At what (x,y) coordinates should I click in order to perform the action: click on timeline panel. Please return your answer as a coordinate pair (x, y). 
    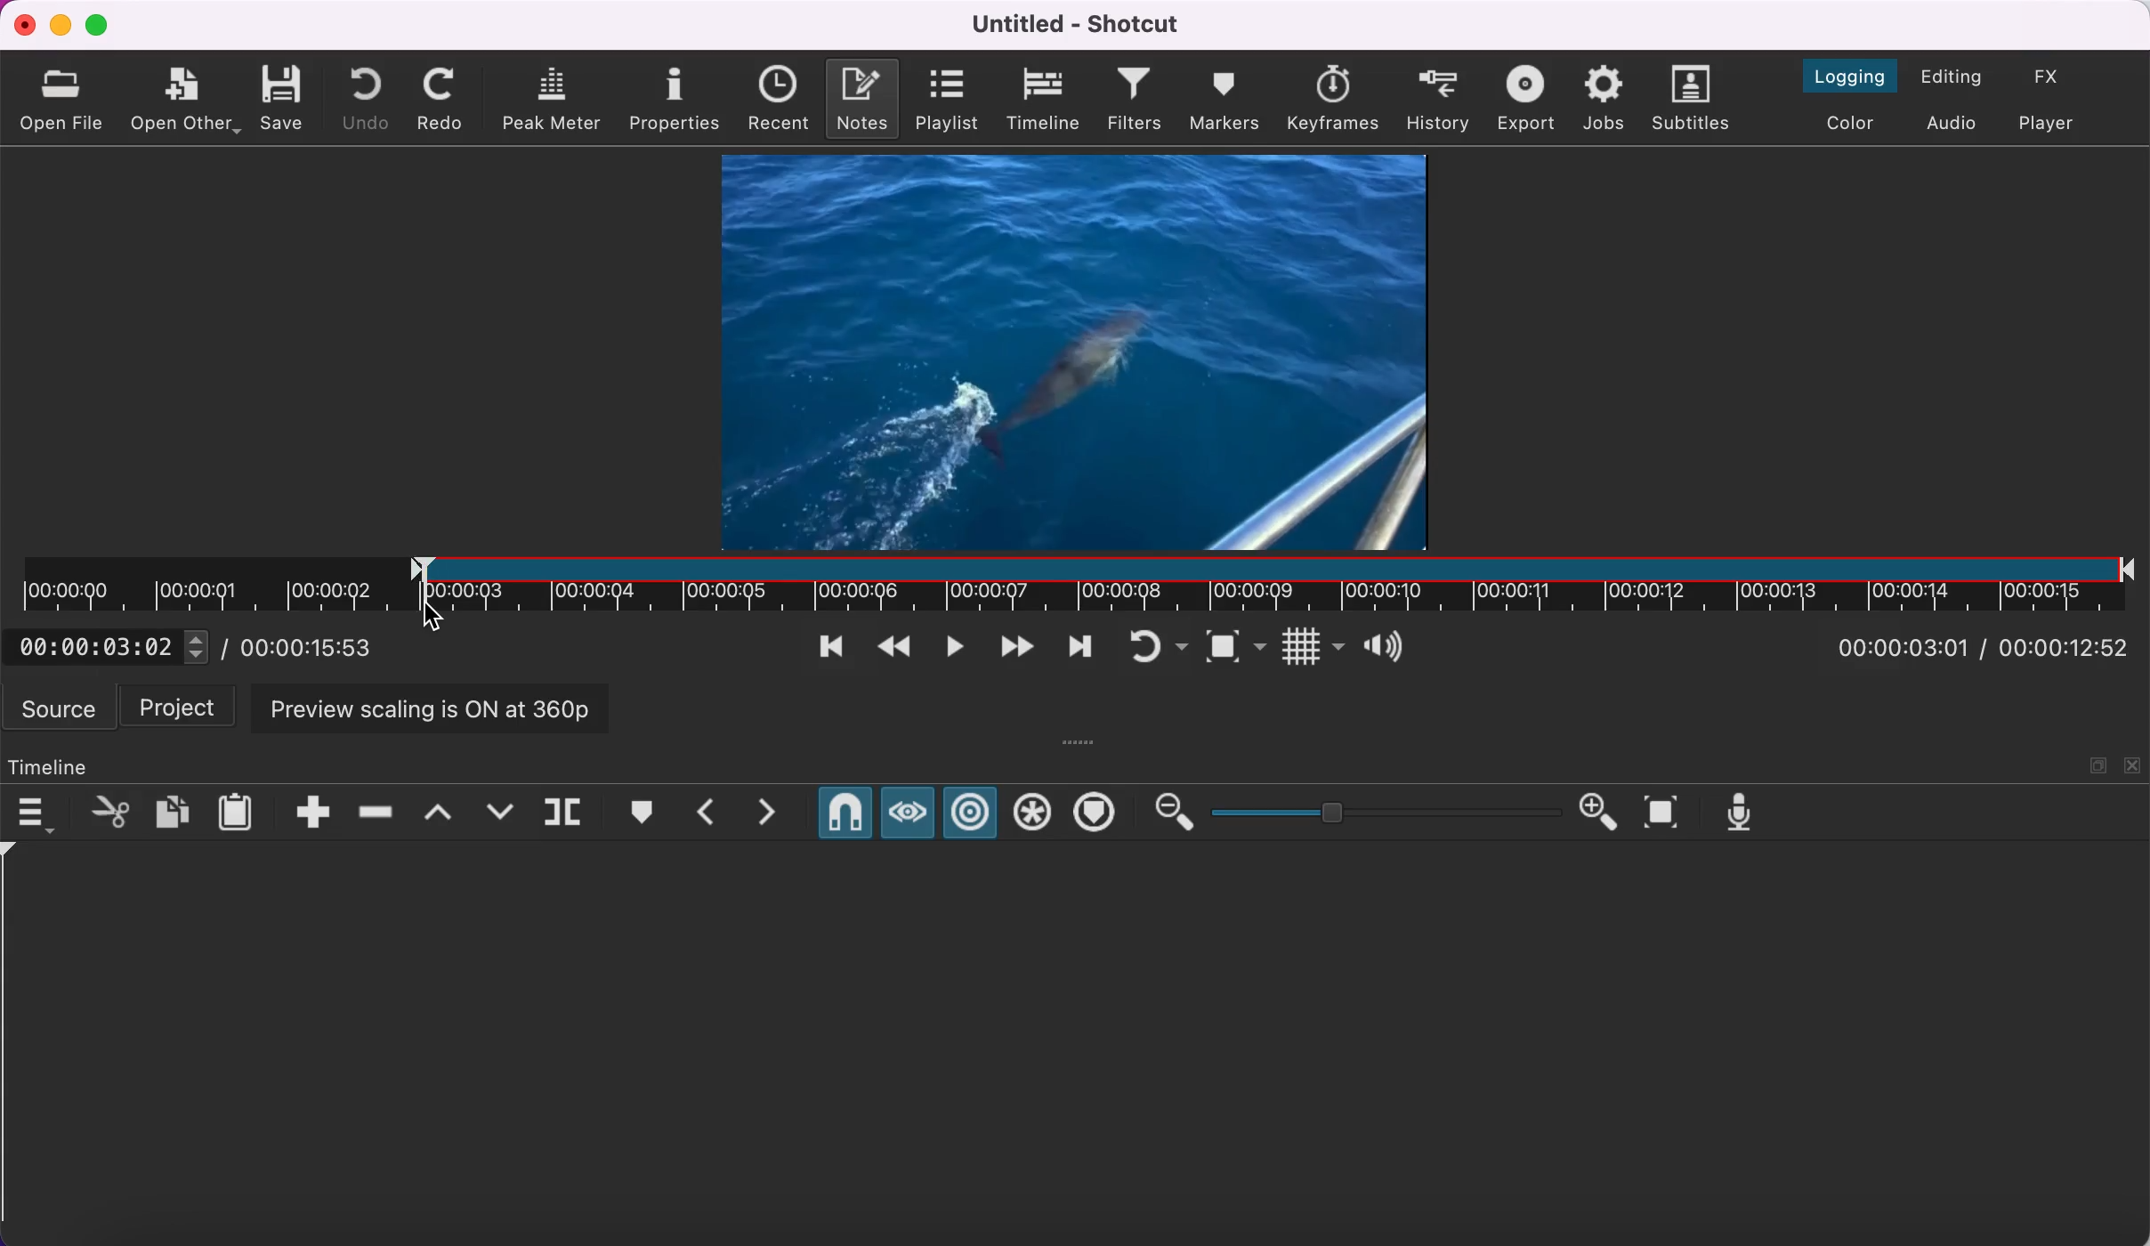
    Looking at the image, I should click on (51, 767).